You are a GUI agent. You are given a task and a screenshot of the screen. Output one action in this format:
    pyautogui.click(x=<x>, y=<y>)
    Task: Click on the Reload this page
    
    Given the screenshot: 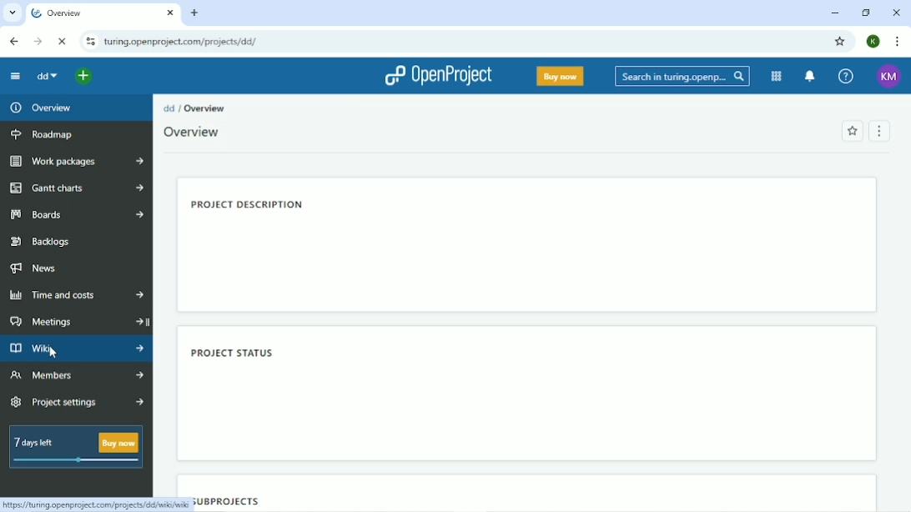 What is the action you would take?
    pyautogui.click(x=62, y=42)
    